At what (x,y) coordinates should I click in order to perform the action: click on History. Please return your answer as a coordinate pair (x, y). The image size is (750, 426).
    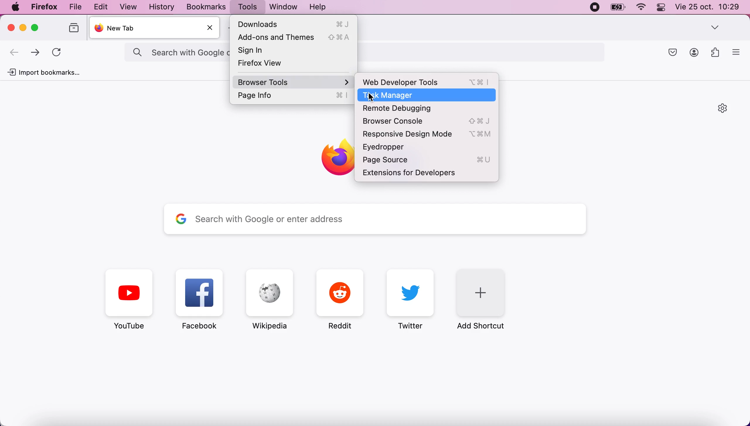
    Looking at the image, I should click on (162, 7).